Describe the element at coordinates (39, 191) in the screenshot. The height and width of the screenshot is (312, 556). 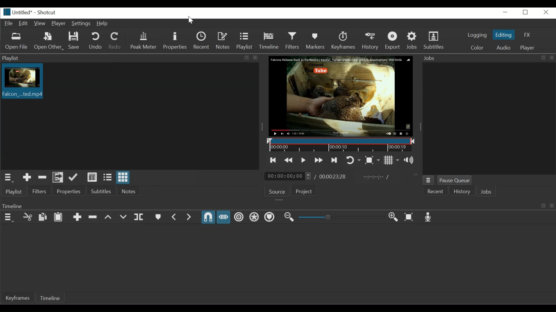
I see `Filters` at that location.